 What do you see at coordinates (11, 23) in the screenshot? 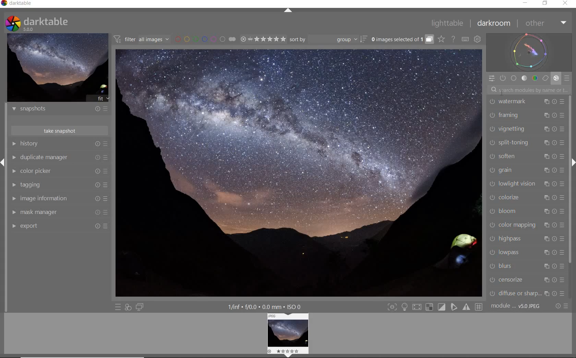
I see `darktable logo` at bounding box center [11, 23].